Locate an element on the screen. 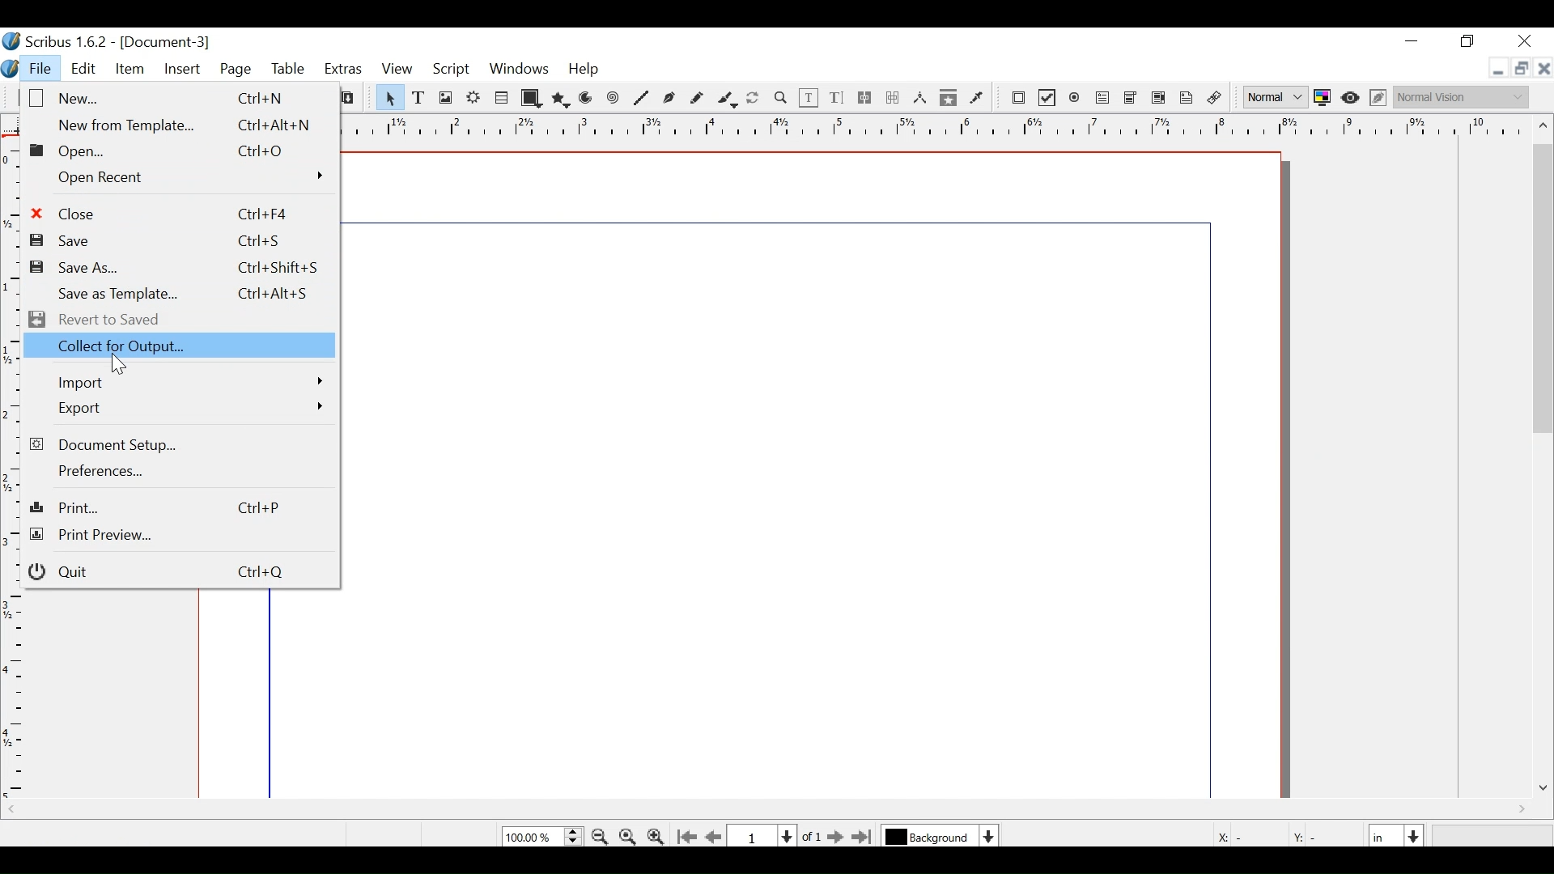 This screenshot has height=874, width=1554. PDF push Editor is located at coordinates (1018, 99).